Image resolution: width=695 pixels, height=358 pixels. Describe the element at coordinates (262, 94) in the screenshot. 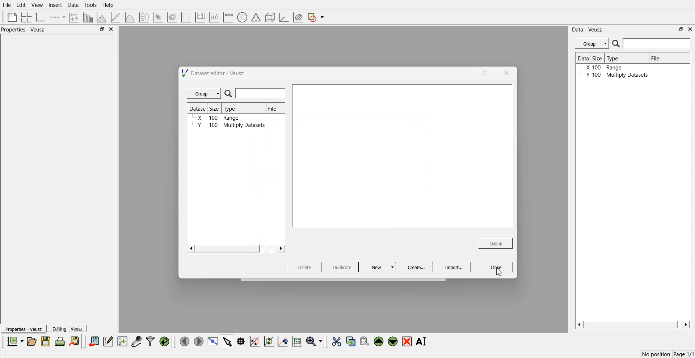

I see `enter search field` at that location.